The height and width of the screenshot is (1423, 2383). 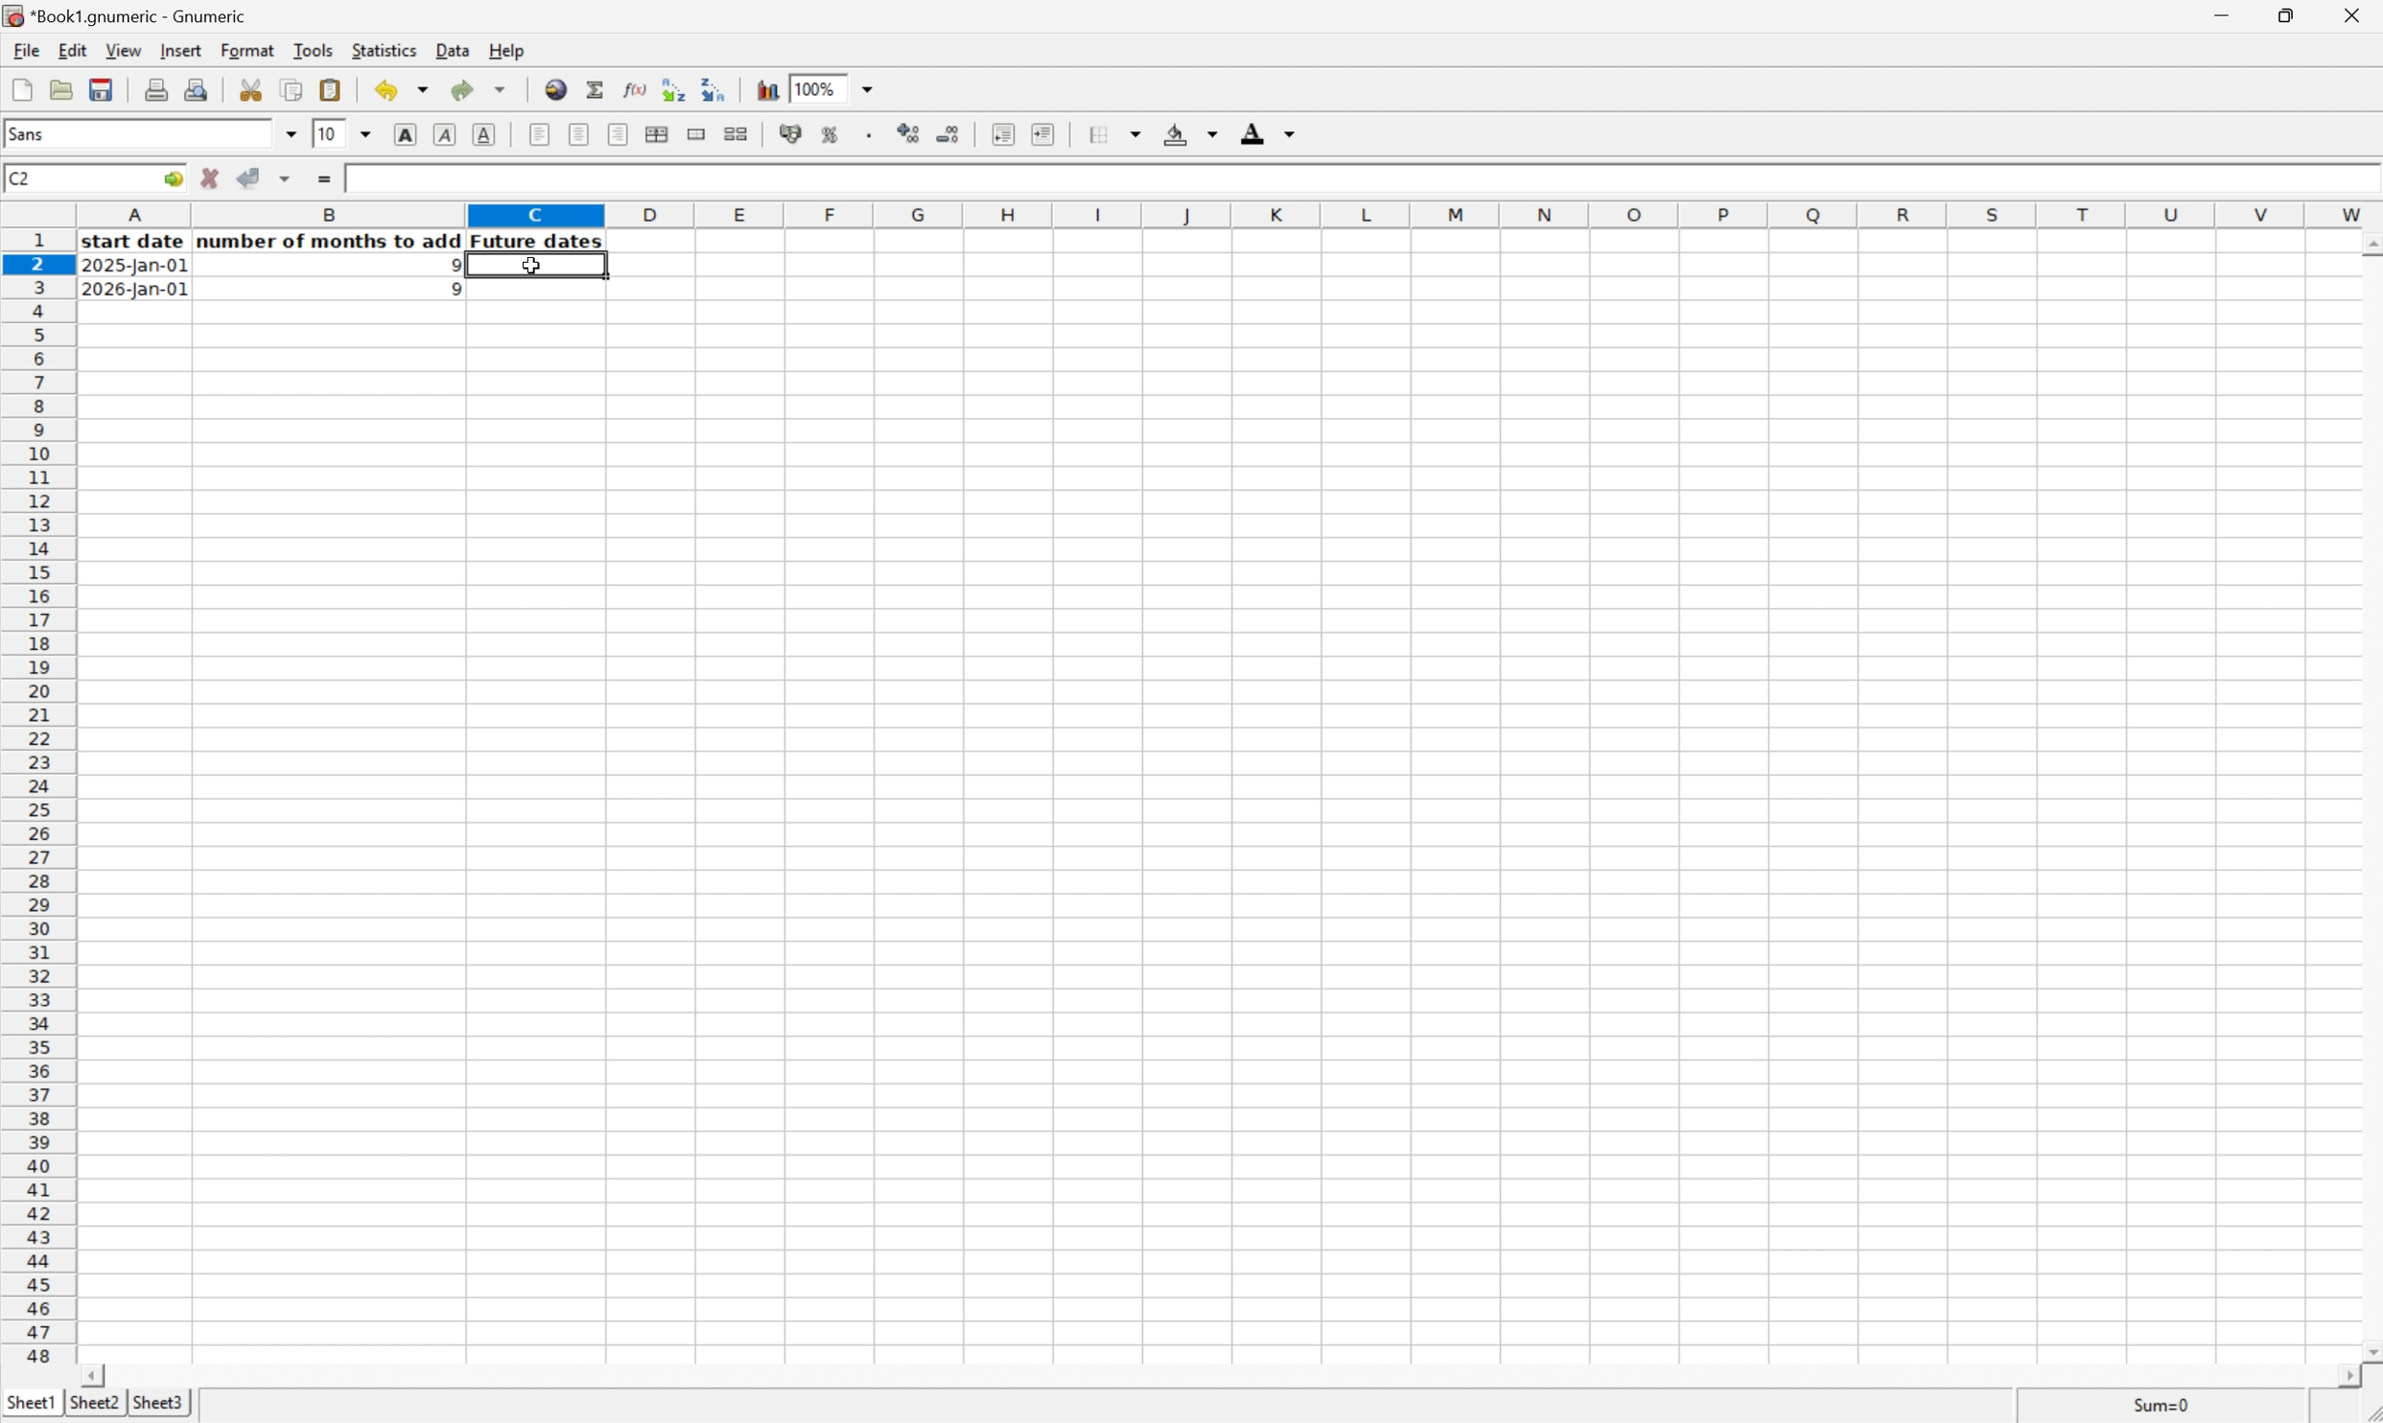 What do you see at coordinates (449, 291) in the screenshot?
I see `9` at bounding box center [449, 291].